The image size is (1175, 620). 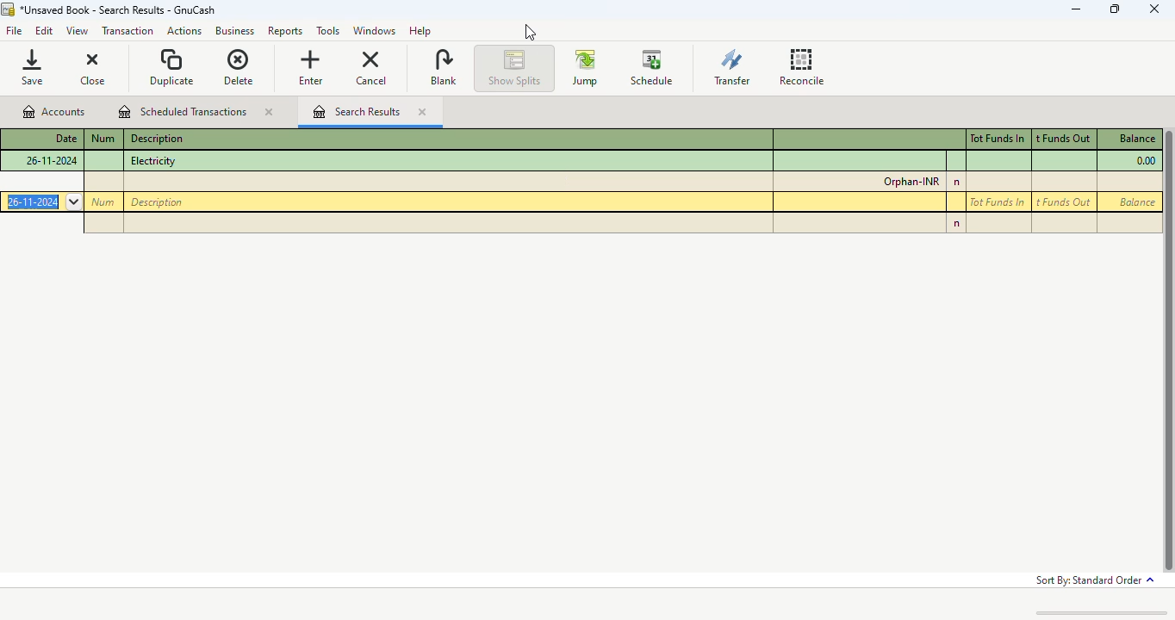 What do you see at coordinates (268, 112) in the screenshot?
I see `close tab` at bounding box center [268, 112].